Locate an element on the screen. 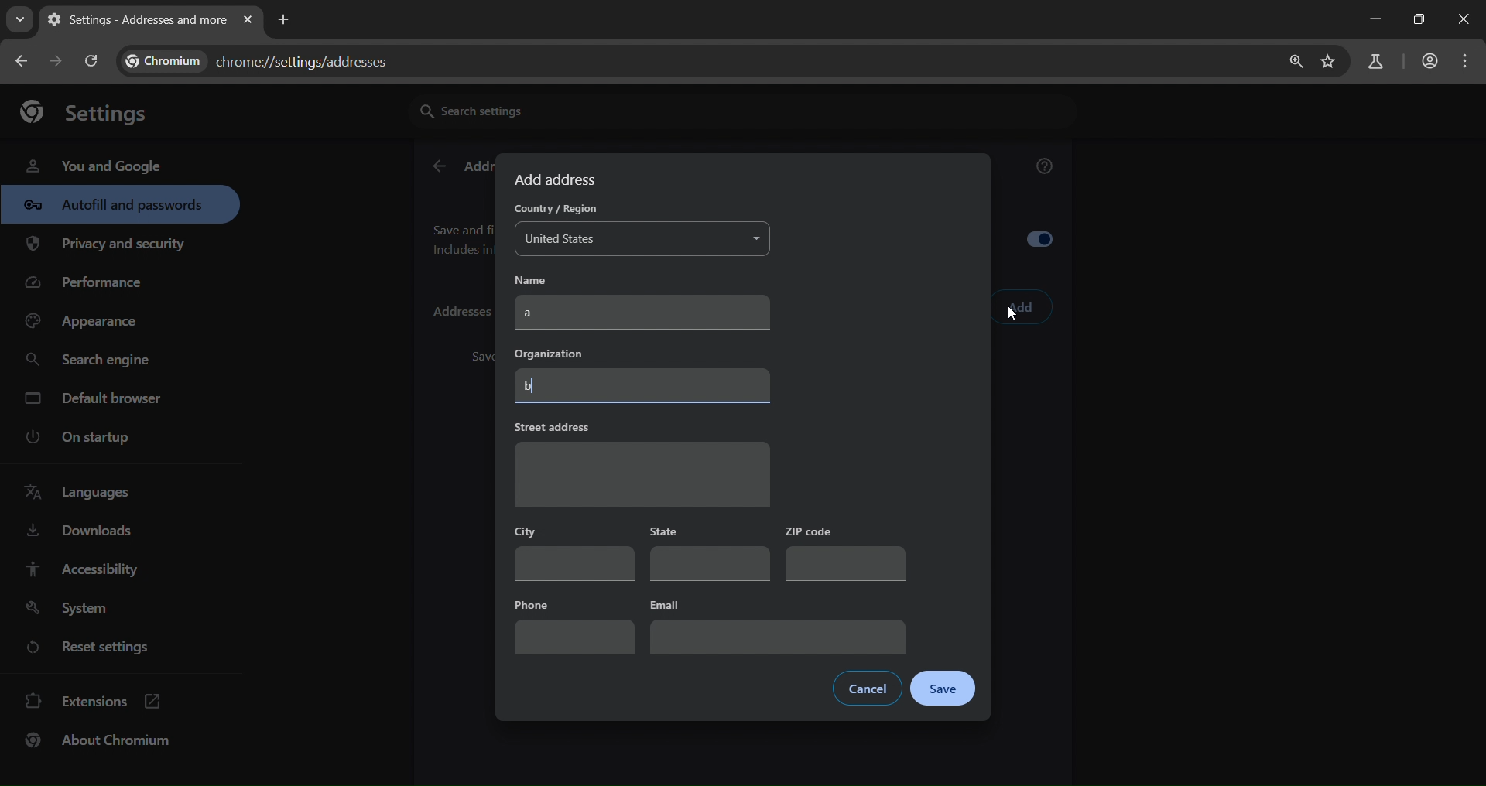 The width and height of the screenshot is (1486, 786). go back one page is located at coordinates (23, 60).